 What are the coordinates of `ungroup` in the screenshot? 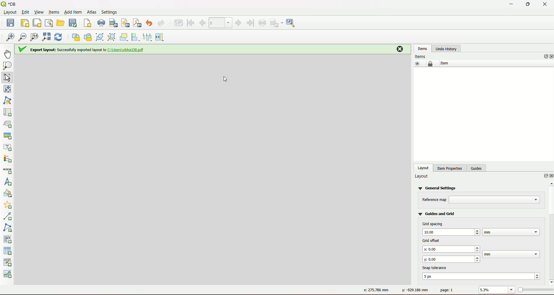 It's located at (112, 37).